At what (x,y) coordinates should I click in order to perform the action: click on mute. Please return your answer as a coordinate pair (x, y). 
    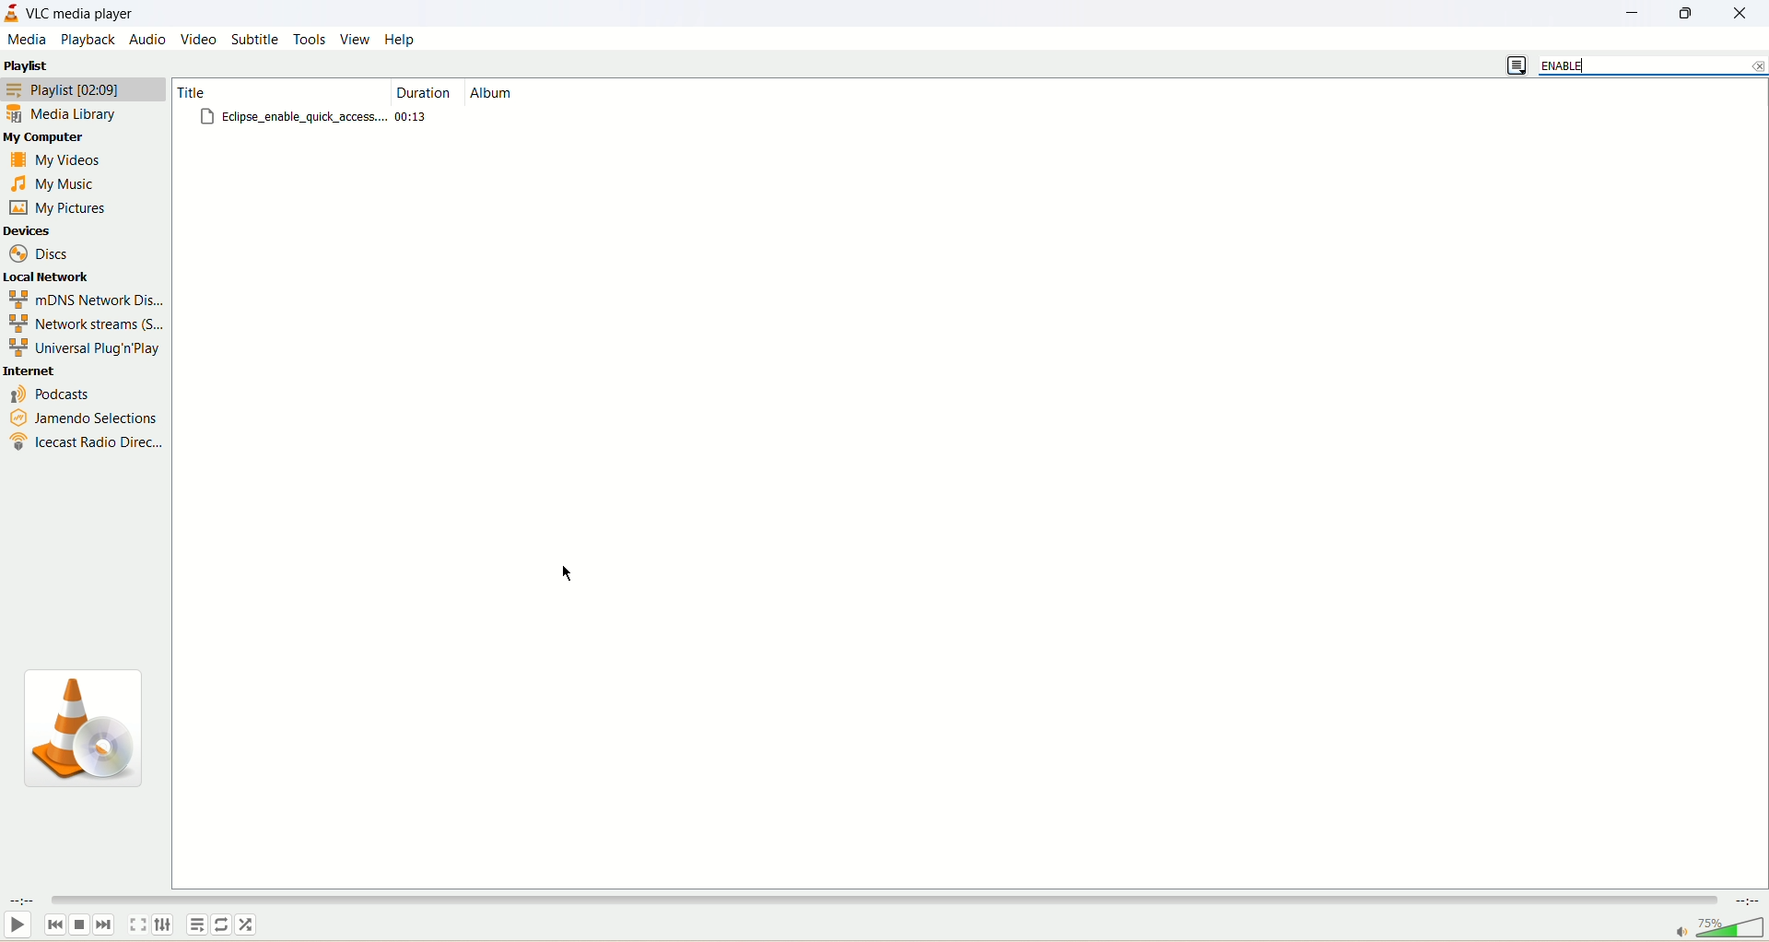
    Looking at the image, I should click on (1677, 930).